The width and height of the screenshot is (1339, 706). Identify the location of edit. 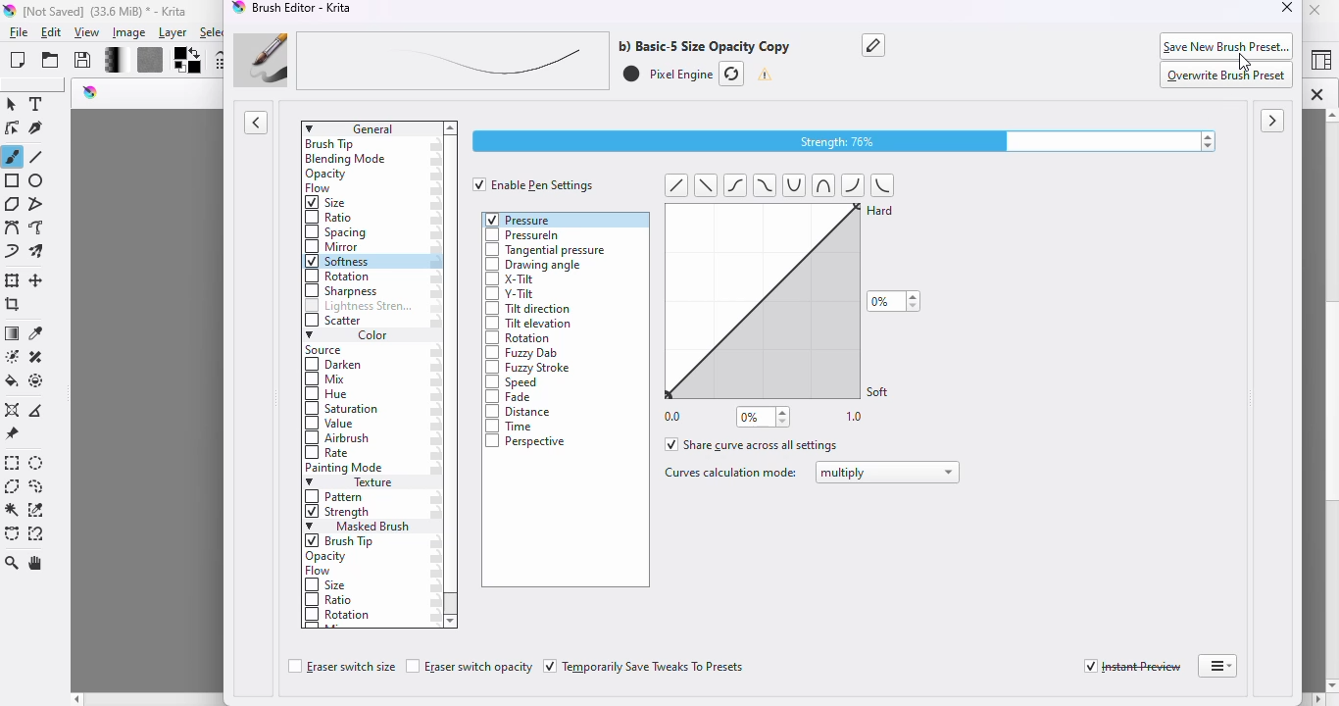
(53, 32).